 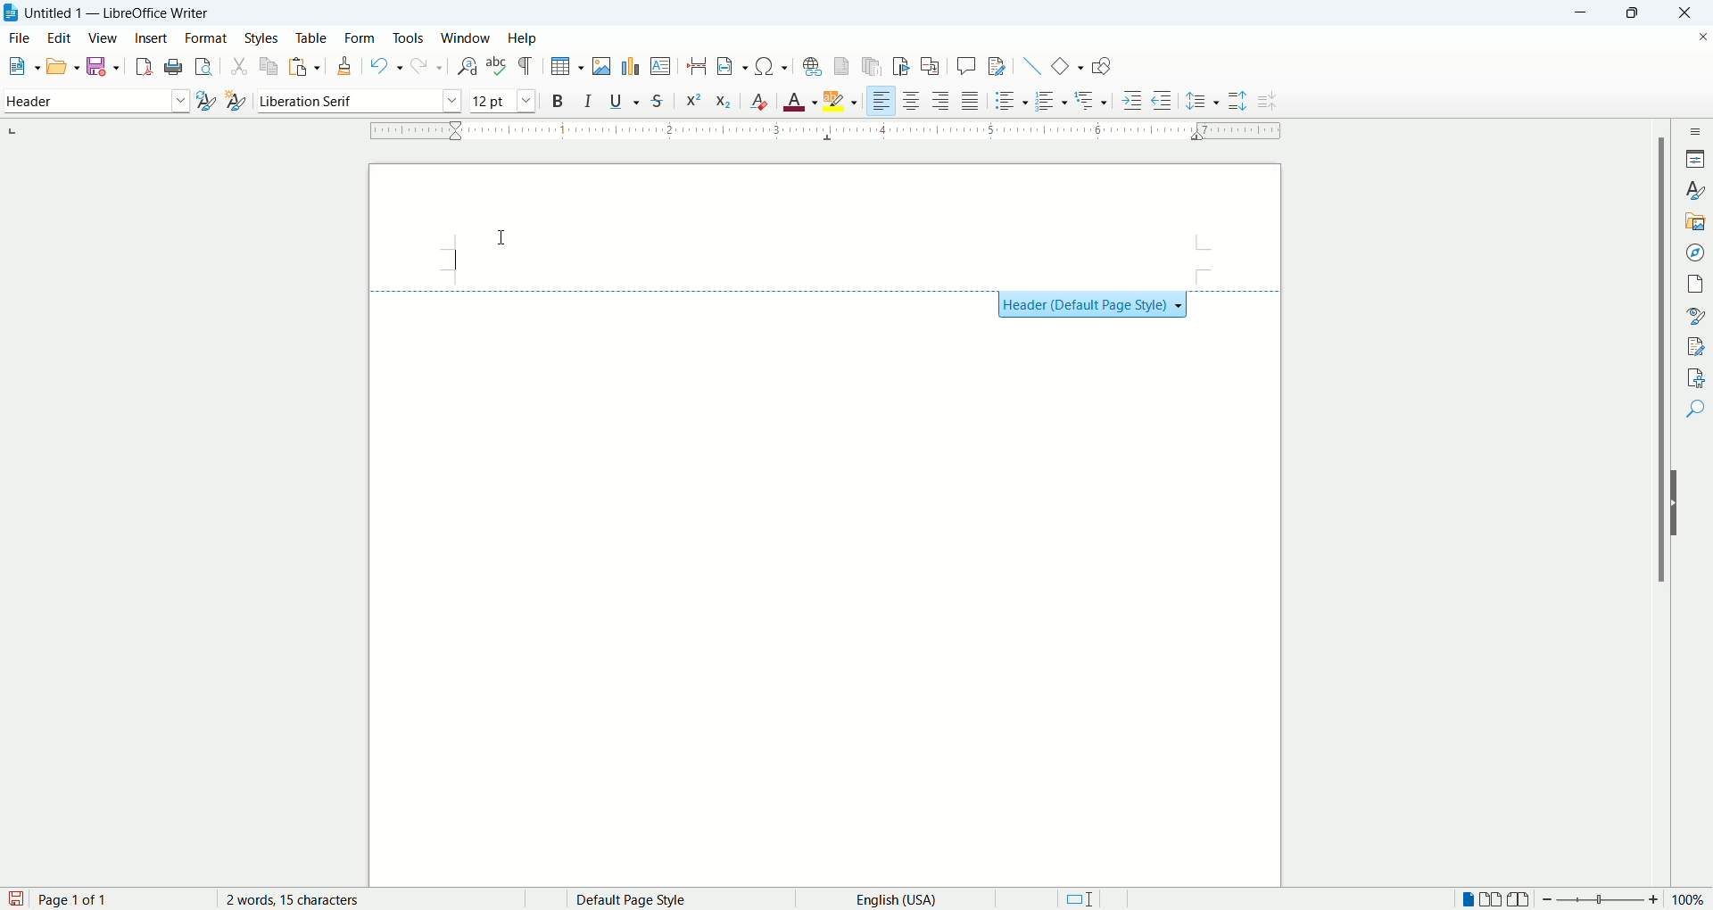 What do you see at coordinates (1695, 378) in the screenshot?
I see `accessibility check` at bounding box center [1695, 378].